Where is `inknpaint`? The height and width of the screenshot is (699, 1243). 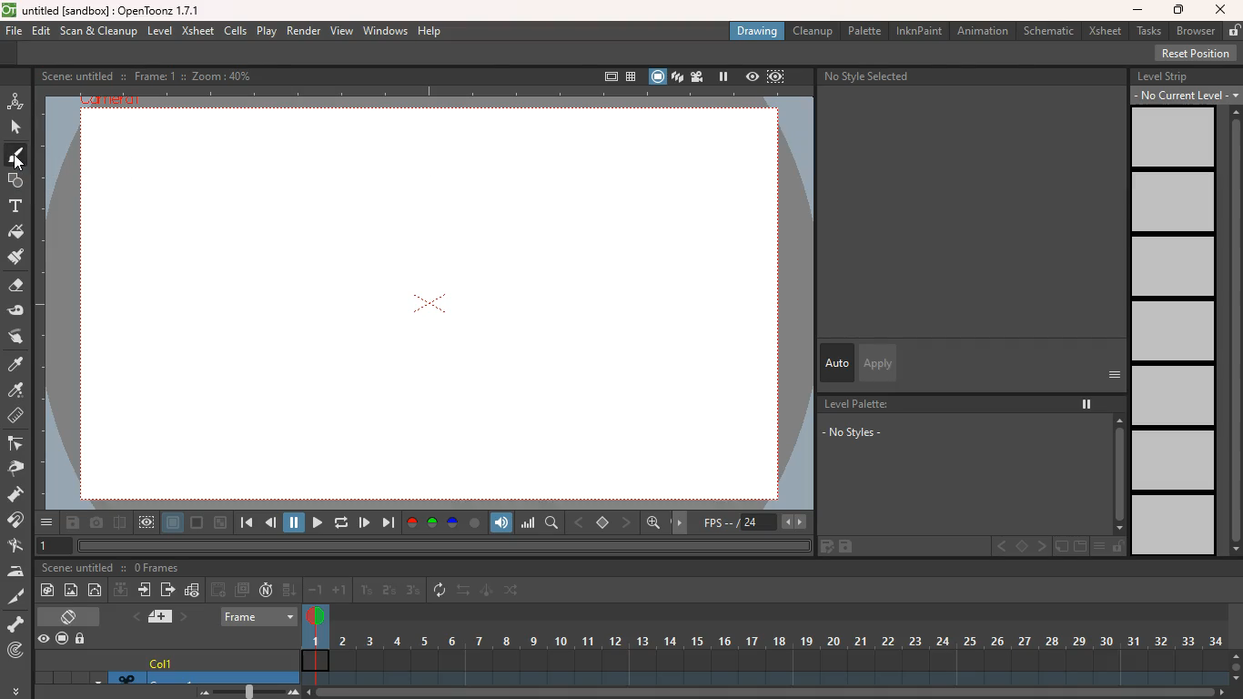 inknpaint is located at coordinates (919, 31).